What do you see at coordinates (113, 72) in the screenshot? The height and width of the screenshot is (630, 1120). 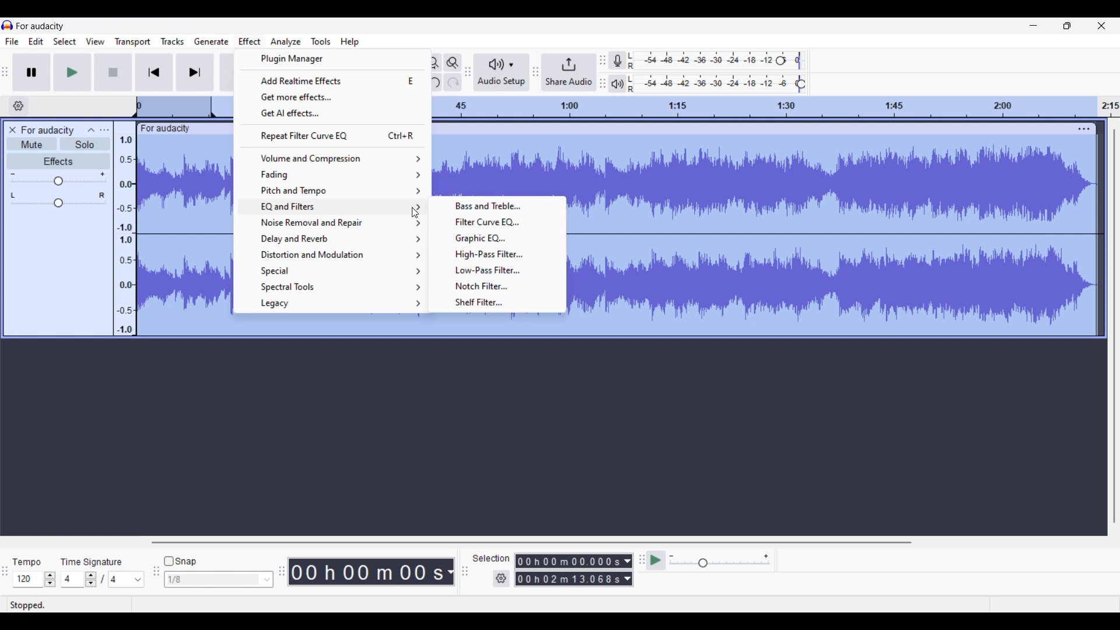 I see `Stop` at bounding box center [113, 72].